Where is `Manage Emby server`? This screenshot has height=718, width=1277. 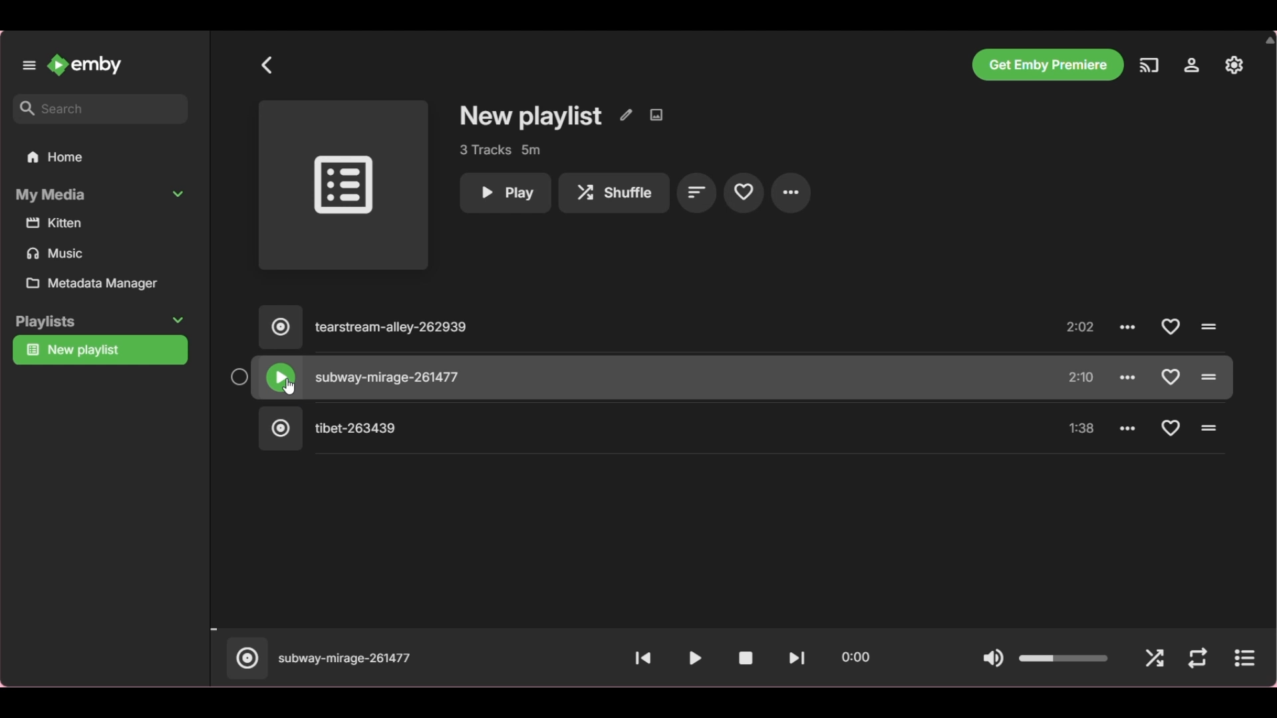
Manage Emby server is located at coordinates (1234, 64).